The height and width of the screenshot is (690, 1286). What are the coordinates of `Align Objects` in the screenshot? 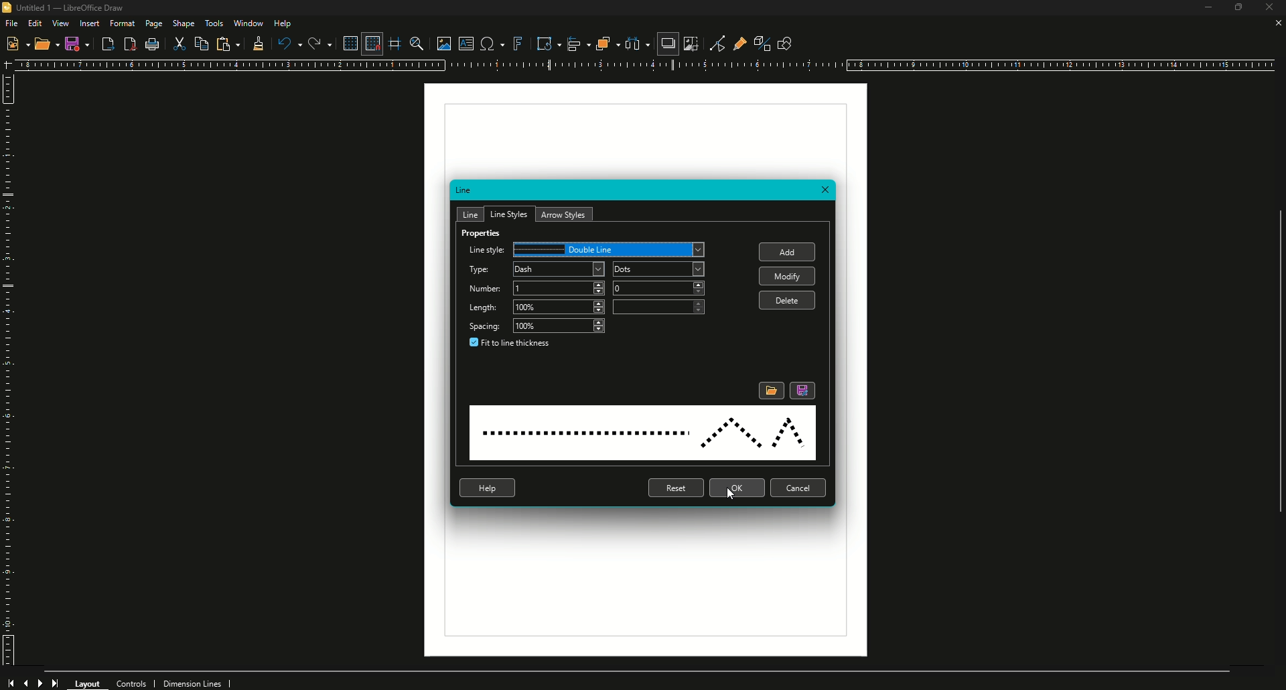 It's located at (573, 44).